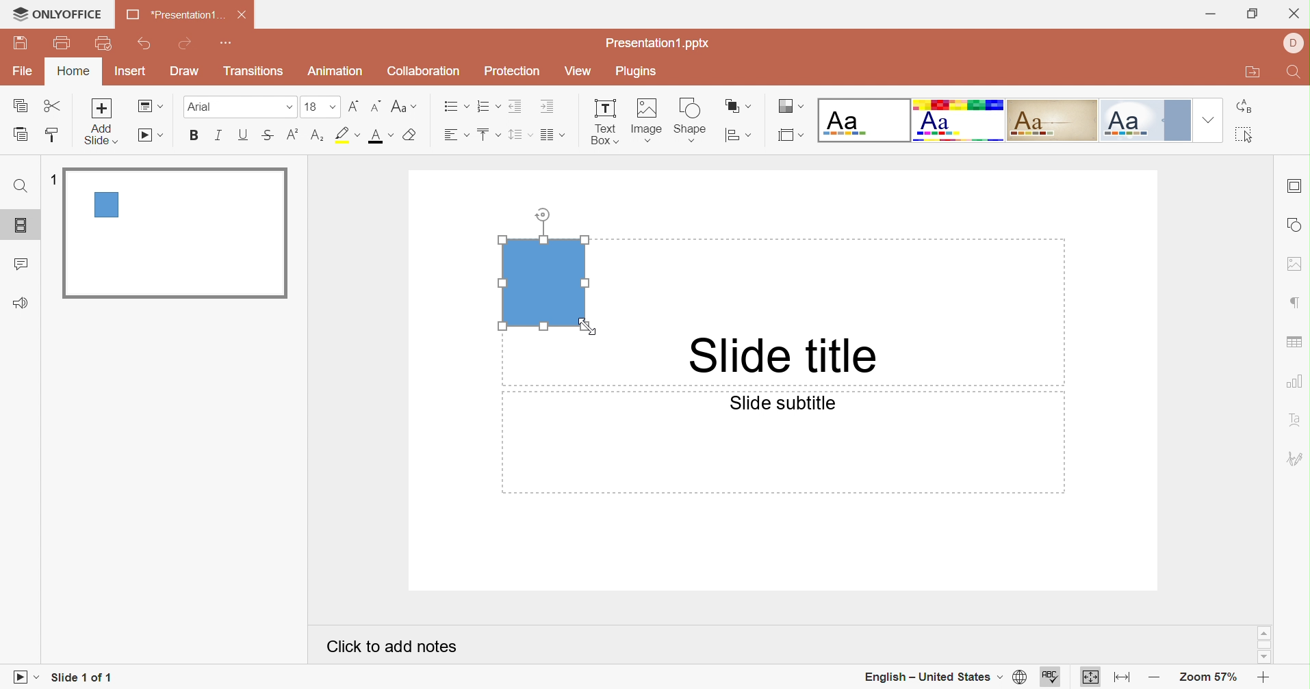  Describe the element at coordinates (1051, 679) in the screenshot. I see `Spell checking` at that location.